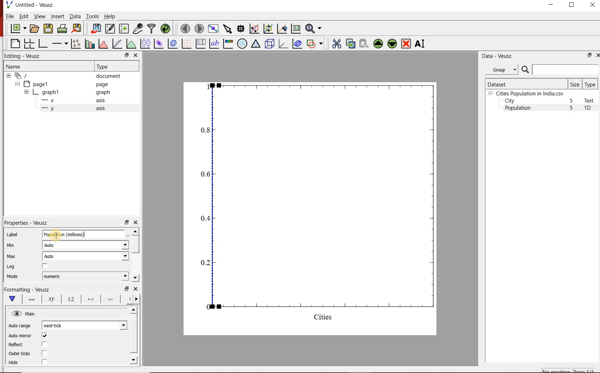 This screenshot has height=373, width=600. Describe the element at coordinates (38, 16) in the screenshot. I see `View` at that location.